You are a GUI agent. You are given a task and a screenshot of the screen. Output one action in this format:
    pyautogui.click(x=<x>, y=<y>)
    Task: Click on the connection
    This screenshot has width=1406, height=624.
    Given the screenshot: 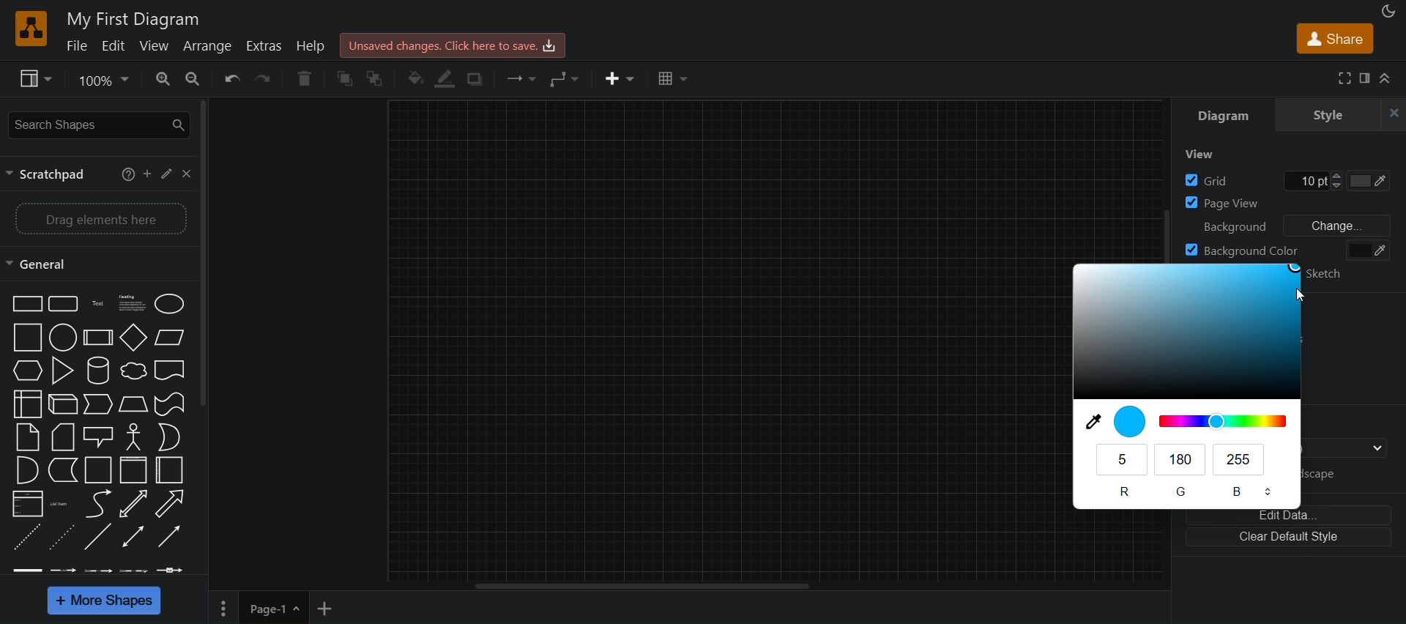 What is the action you would take?
    pyautogui.click(x=521, y=79)
    